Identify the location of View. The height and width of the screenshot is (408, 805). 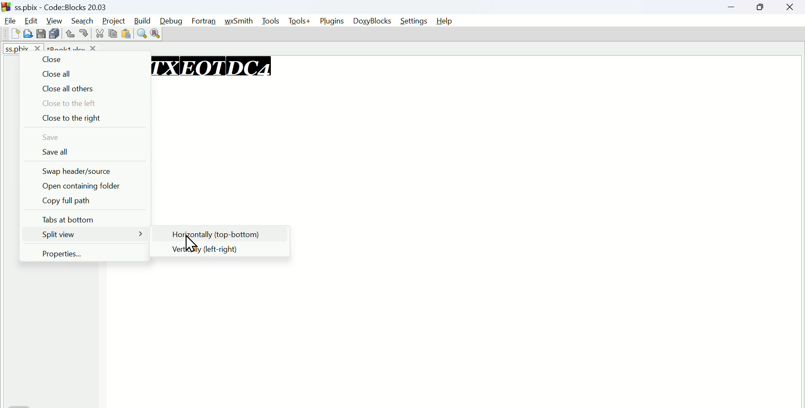
(55, 20).